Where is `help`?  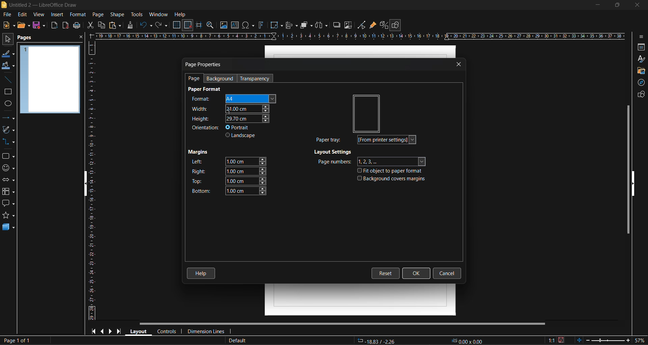
help is located at coordinates (180, 14).